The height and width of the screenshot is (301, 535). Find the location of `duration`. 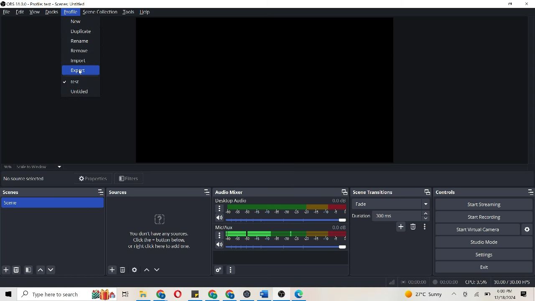

duration is located at coordinates (361, 217).